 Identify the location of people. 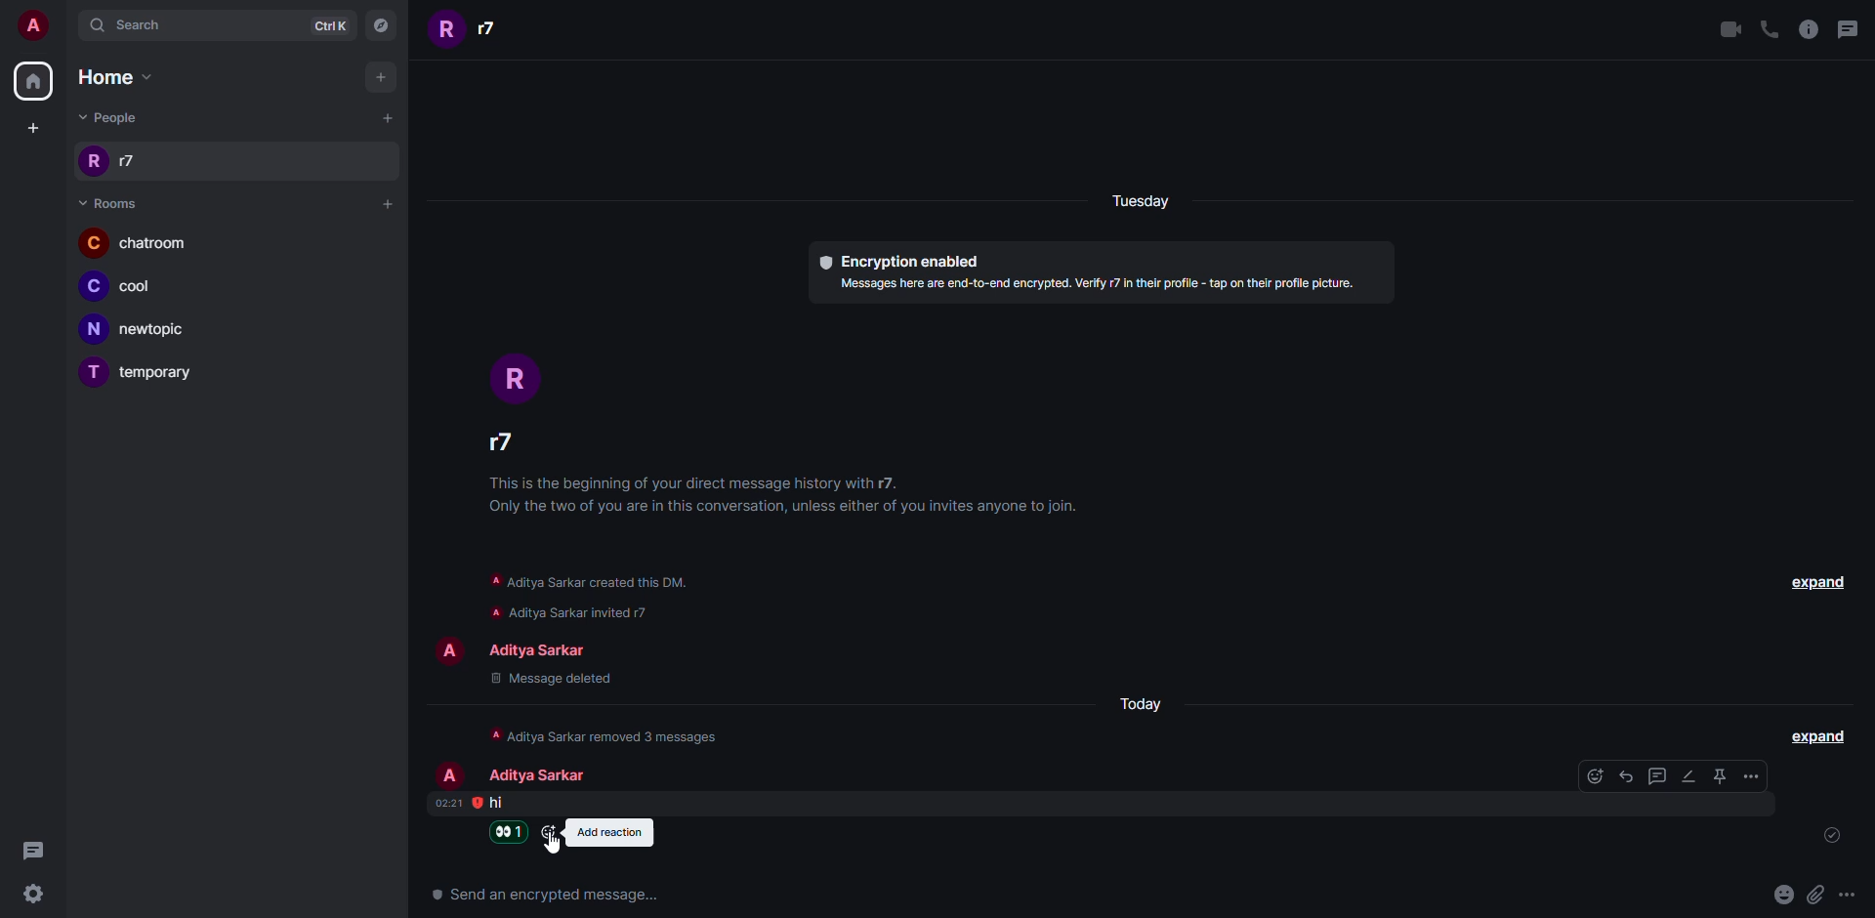
(541, 775).